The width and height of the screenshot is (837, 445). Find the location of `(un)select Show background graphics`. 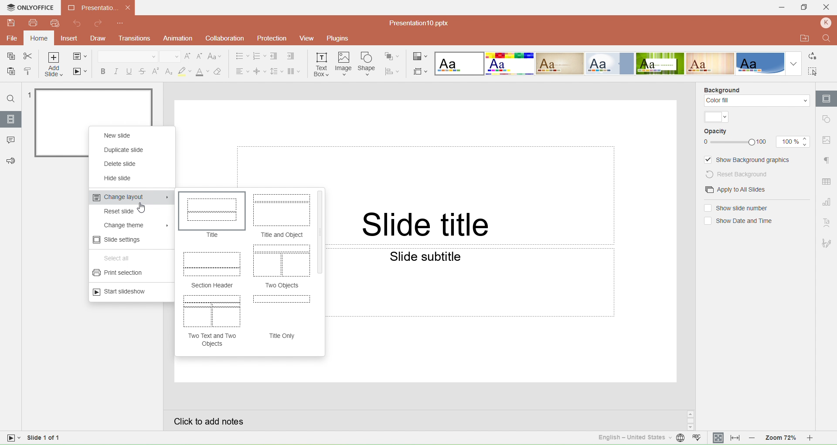

(un)select Show background graphics is located at coordinates (749, 160).